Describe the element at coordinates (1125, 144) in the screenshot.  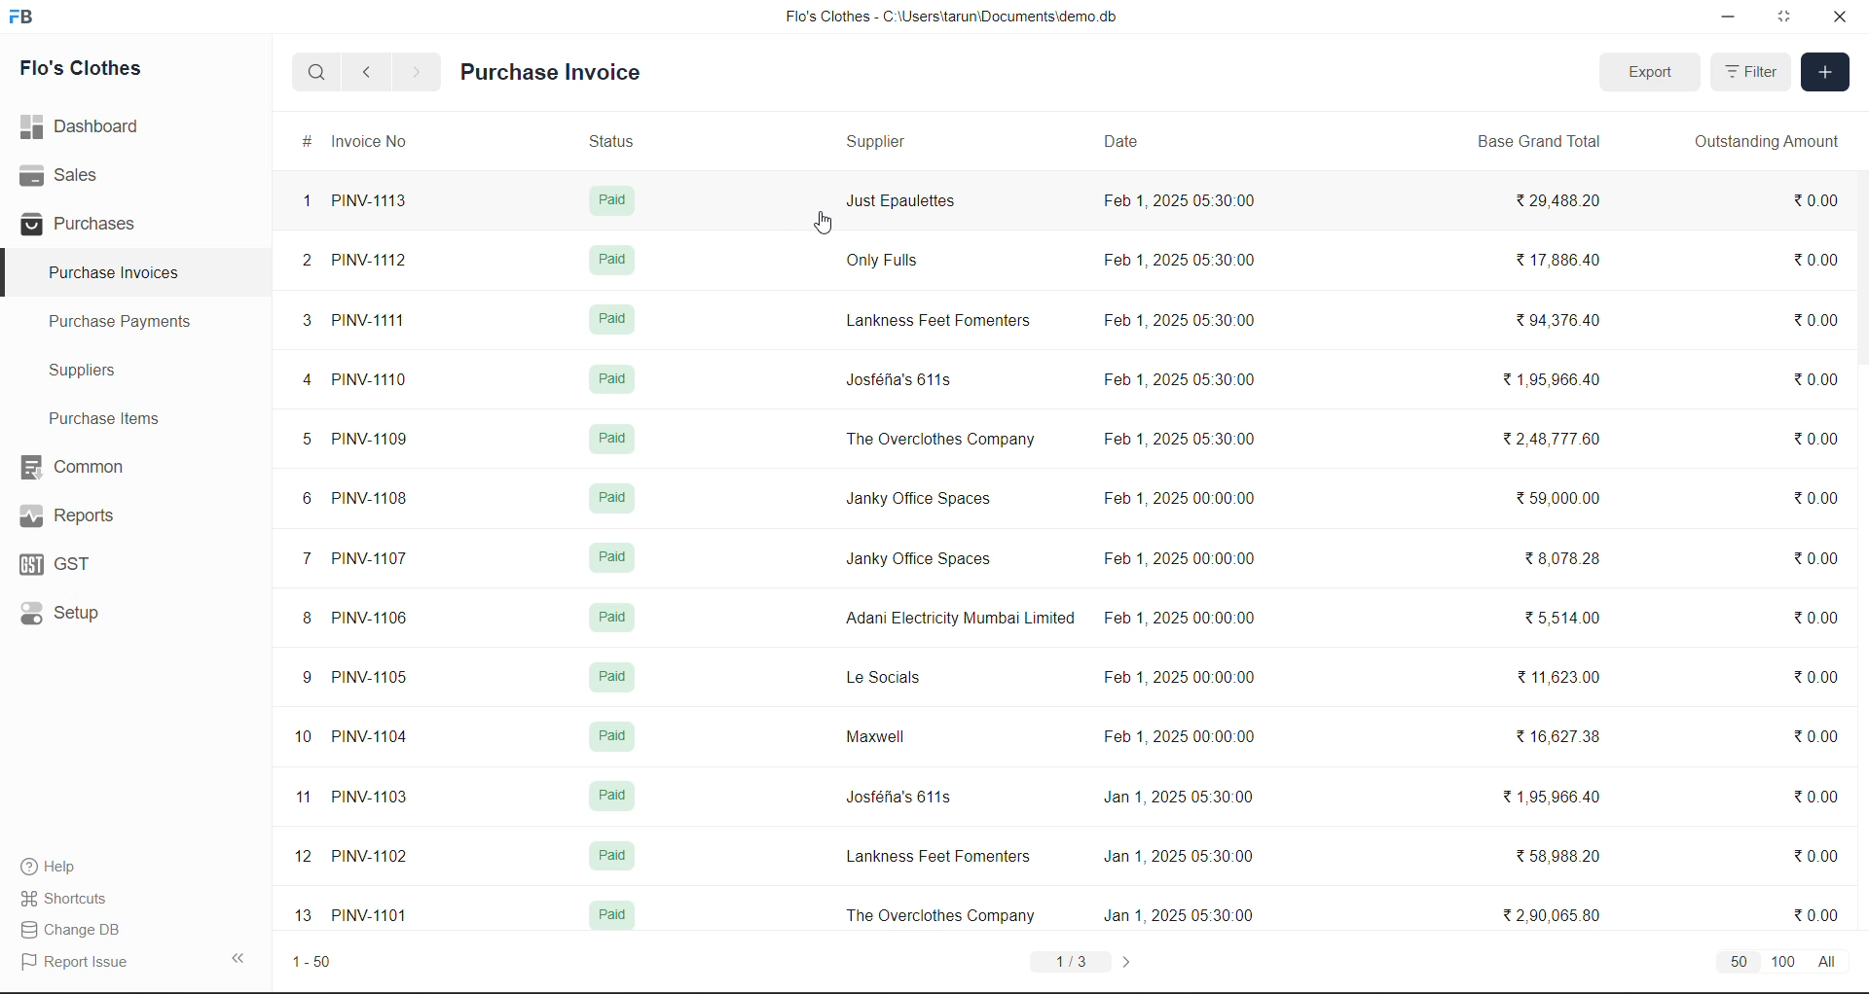
I see `Date` at that location.